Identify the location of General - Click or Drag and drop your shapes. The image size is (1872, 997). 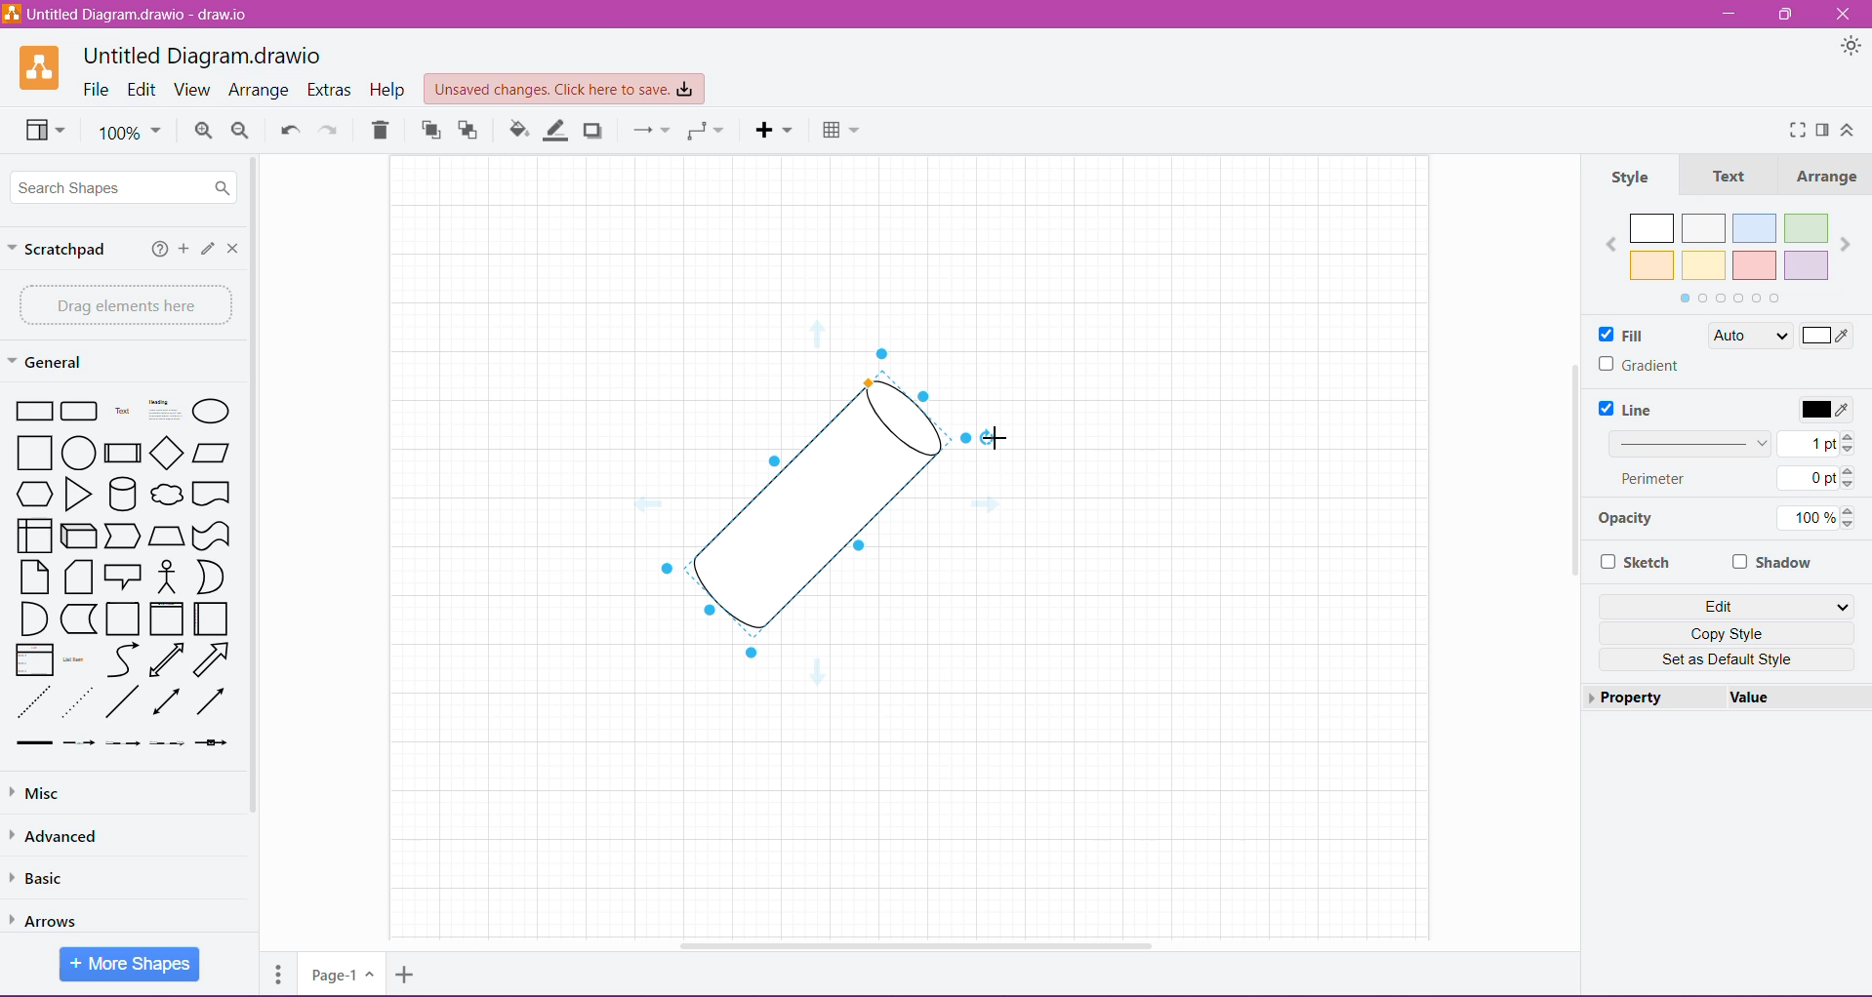
(48, 362).